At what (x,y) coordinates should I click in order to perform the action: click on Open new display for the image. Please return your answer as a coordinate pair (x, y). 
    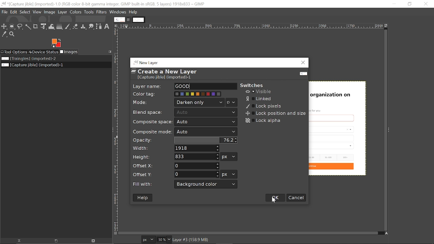
    Looking at the image, I should click on (54, 241).